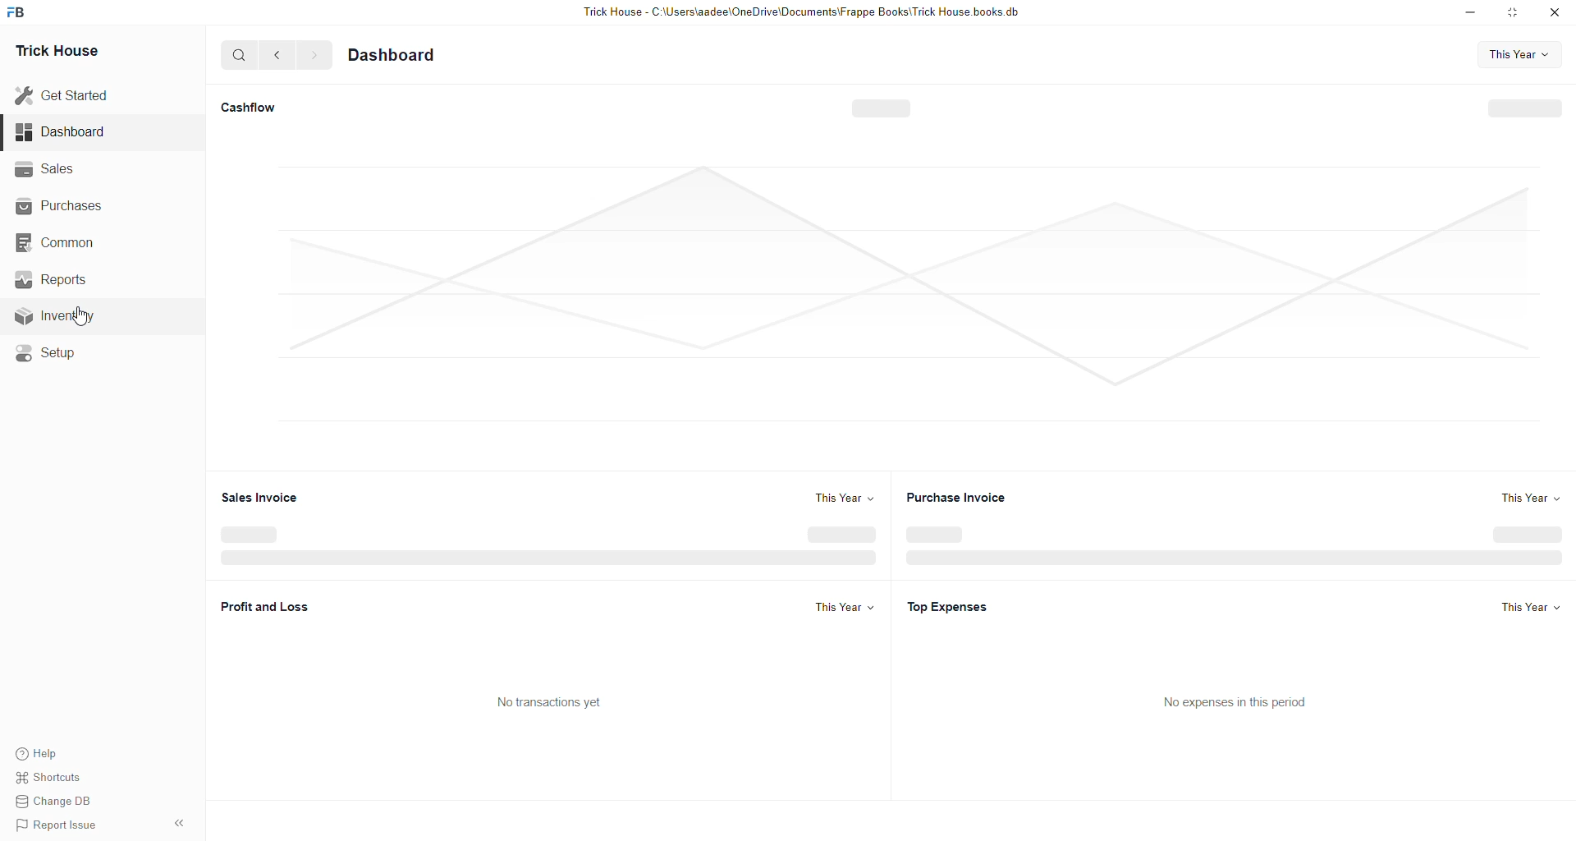  I want to click on Trick House - C:\Users\aadee\OneDrive\Documents\Frappe Books\Trick House books.db, so click(801, 13).